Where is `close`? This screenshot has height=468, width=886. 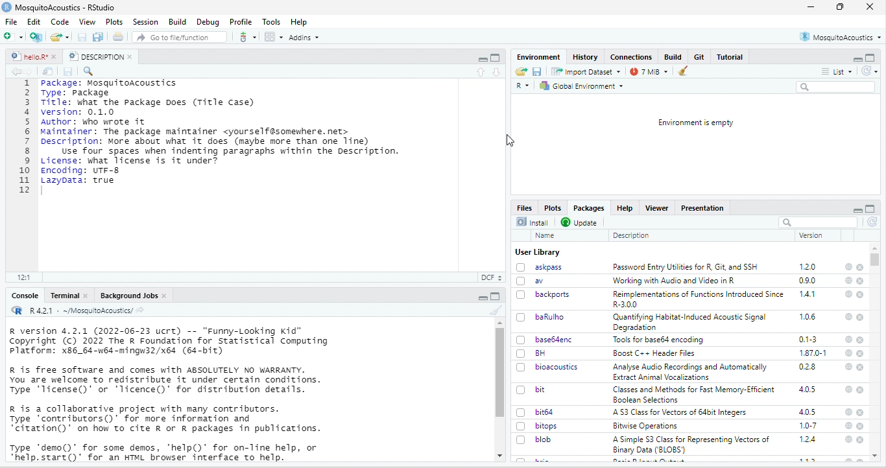
close is located at coordinates (861, 427).